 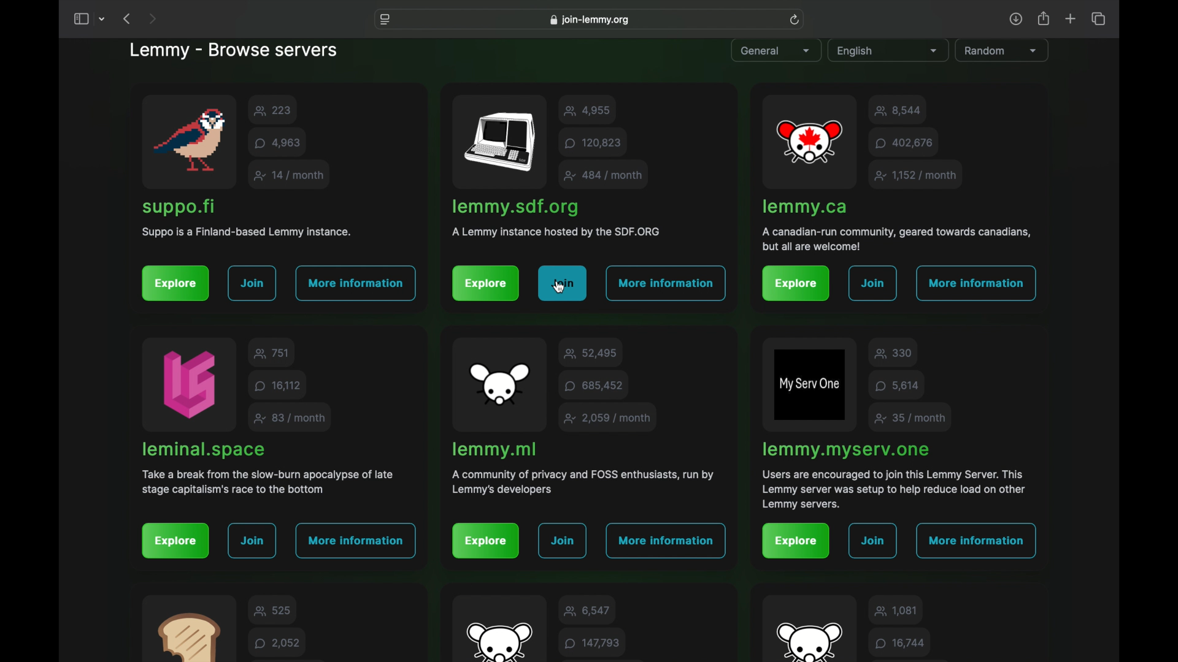 I want to click on lemmy server, so click(x=515, y=208).